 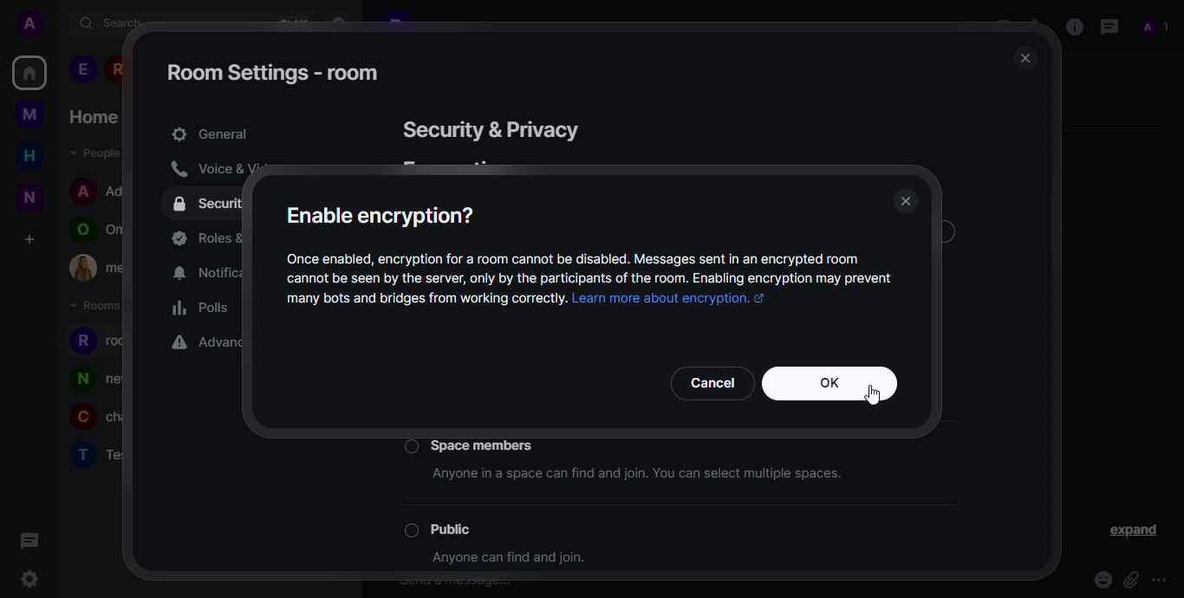 What do you see at coordinates (79, 231) in the screenshot?
I see `profile` at bounding box center [79, 231].